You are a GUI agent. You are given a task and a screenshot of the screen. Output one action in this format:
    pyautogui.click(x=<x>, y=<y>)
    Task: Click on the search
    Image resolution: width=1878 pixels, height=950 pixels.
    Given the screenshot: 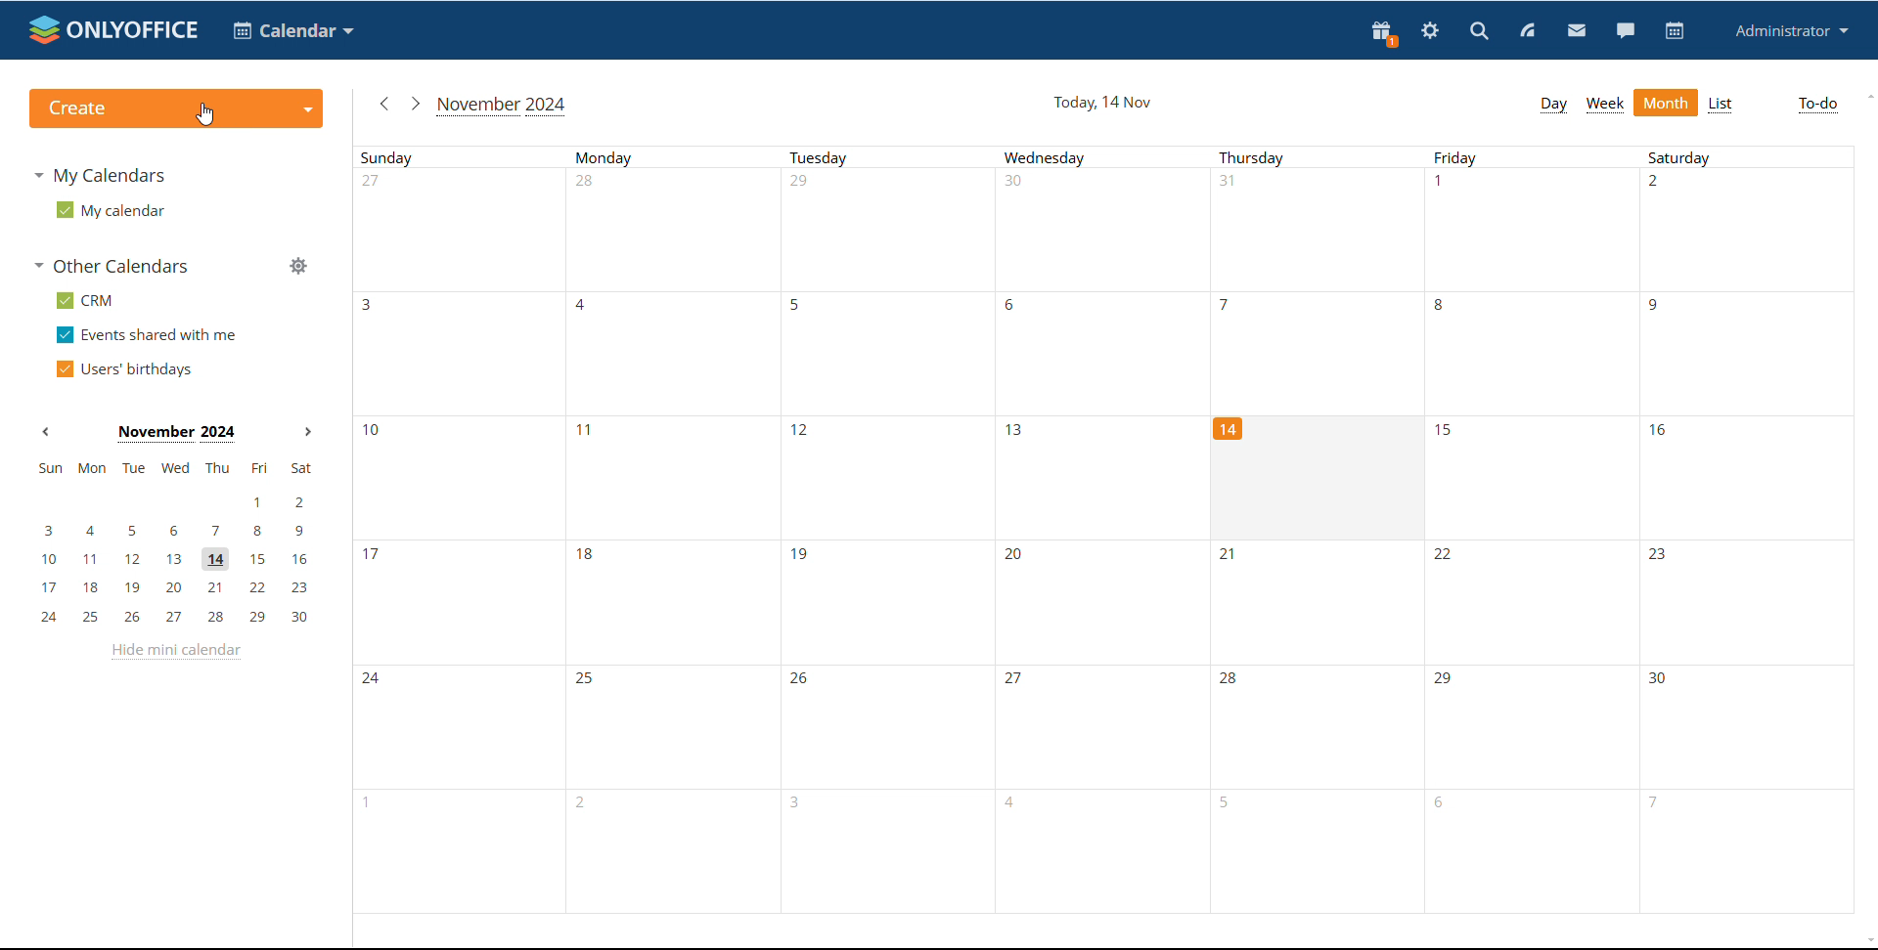 What is the action you would take?
    pyautogui.click(x=1478, y=32)
    